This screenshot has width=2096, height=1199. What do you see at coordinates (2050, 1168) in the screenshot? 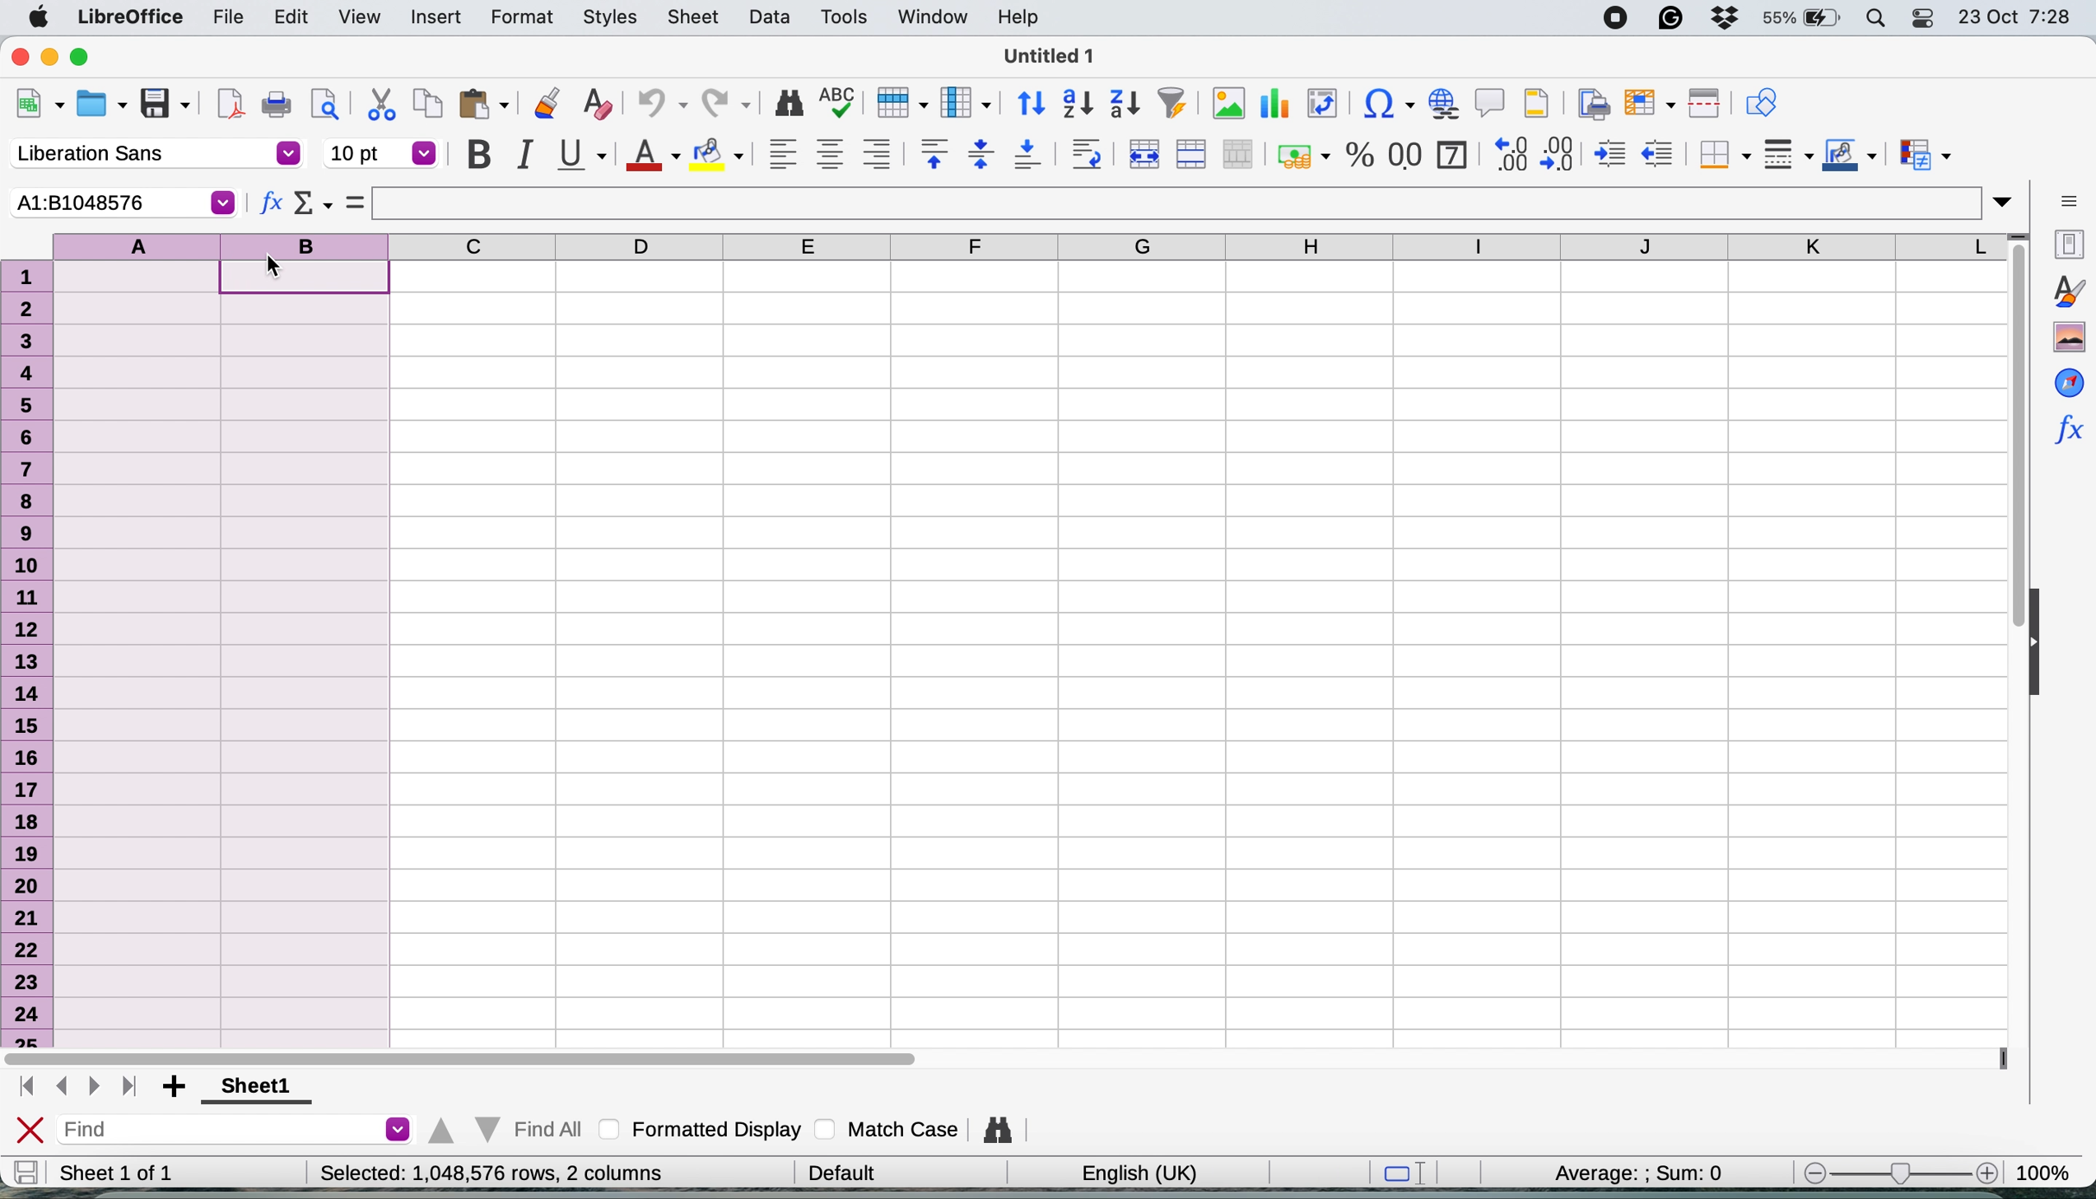
I see `zoom factor` at bounding box center [2050, 1168].